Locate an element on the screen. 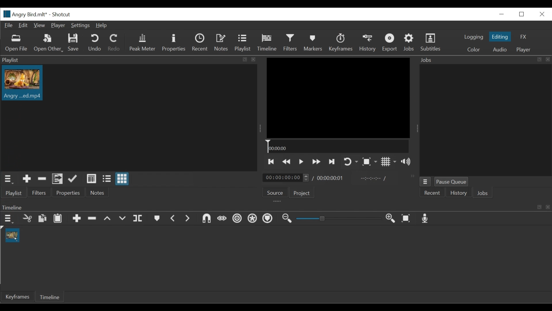  Subtitles is located at coordinates (431, 42).